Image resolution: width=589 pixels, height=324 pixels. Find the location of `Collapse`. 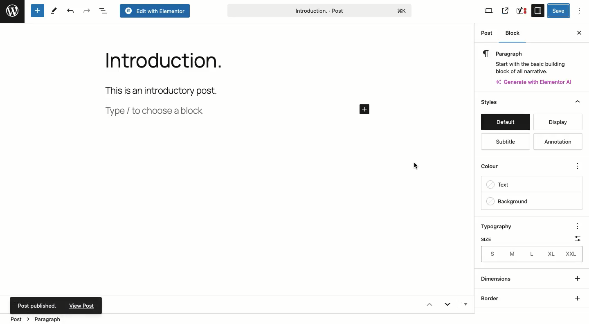

Collapse is located at coordinates (578, 102).